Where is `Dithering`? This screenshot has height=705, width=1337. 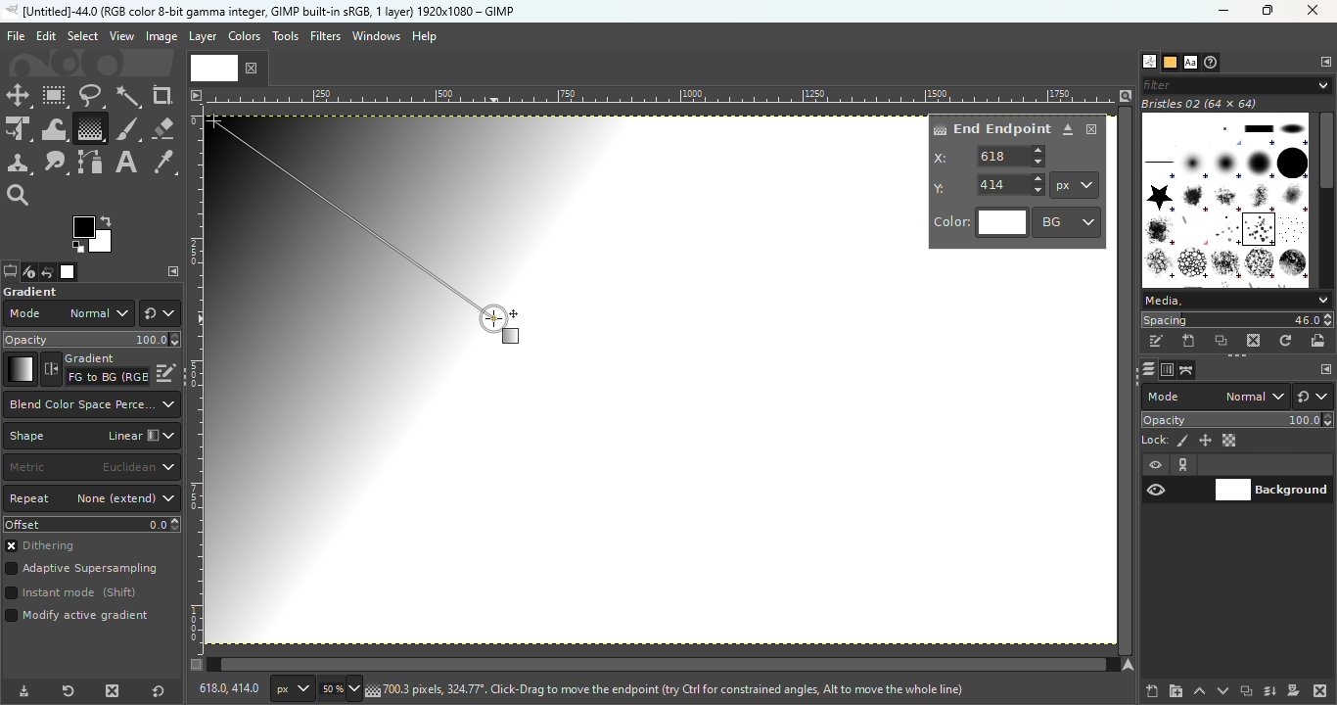
Dithering is located at coordinates (48, 547).